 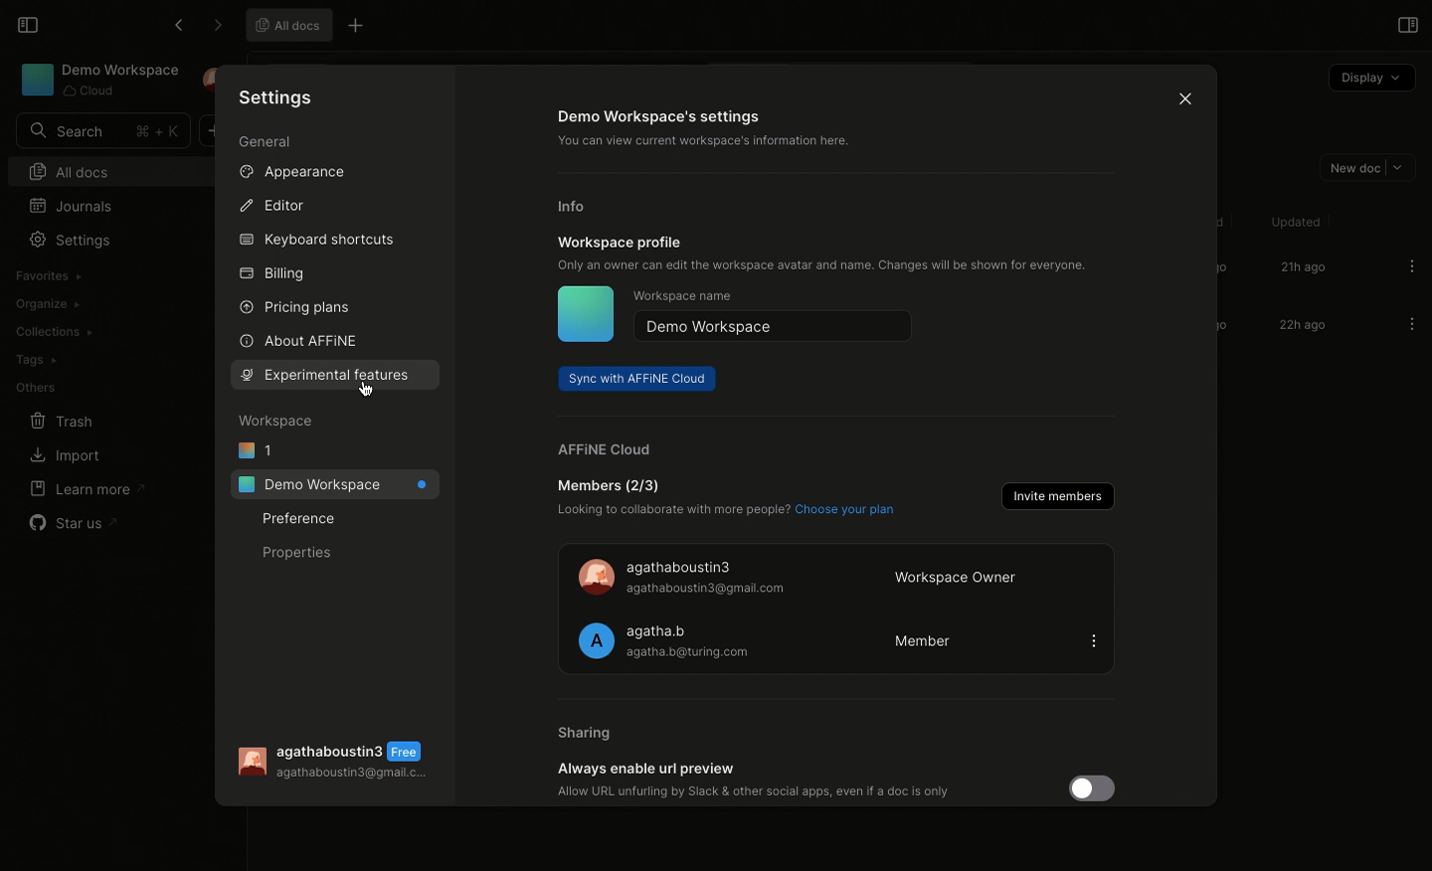 What do you see at coordinates (334, 484) in the screenshot?
I see `Demo workspace` at bounding box center [334, 484].